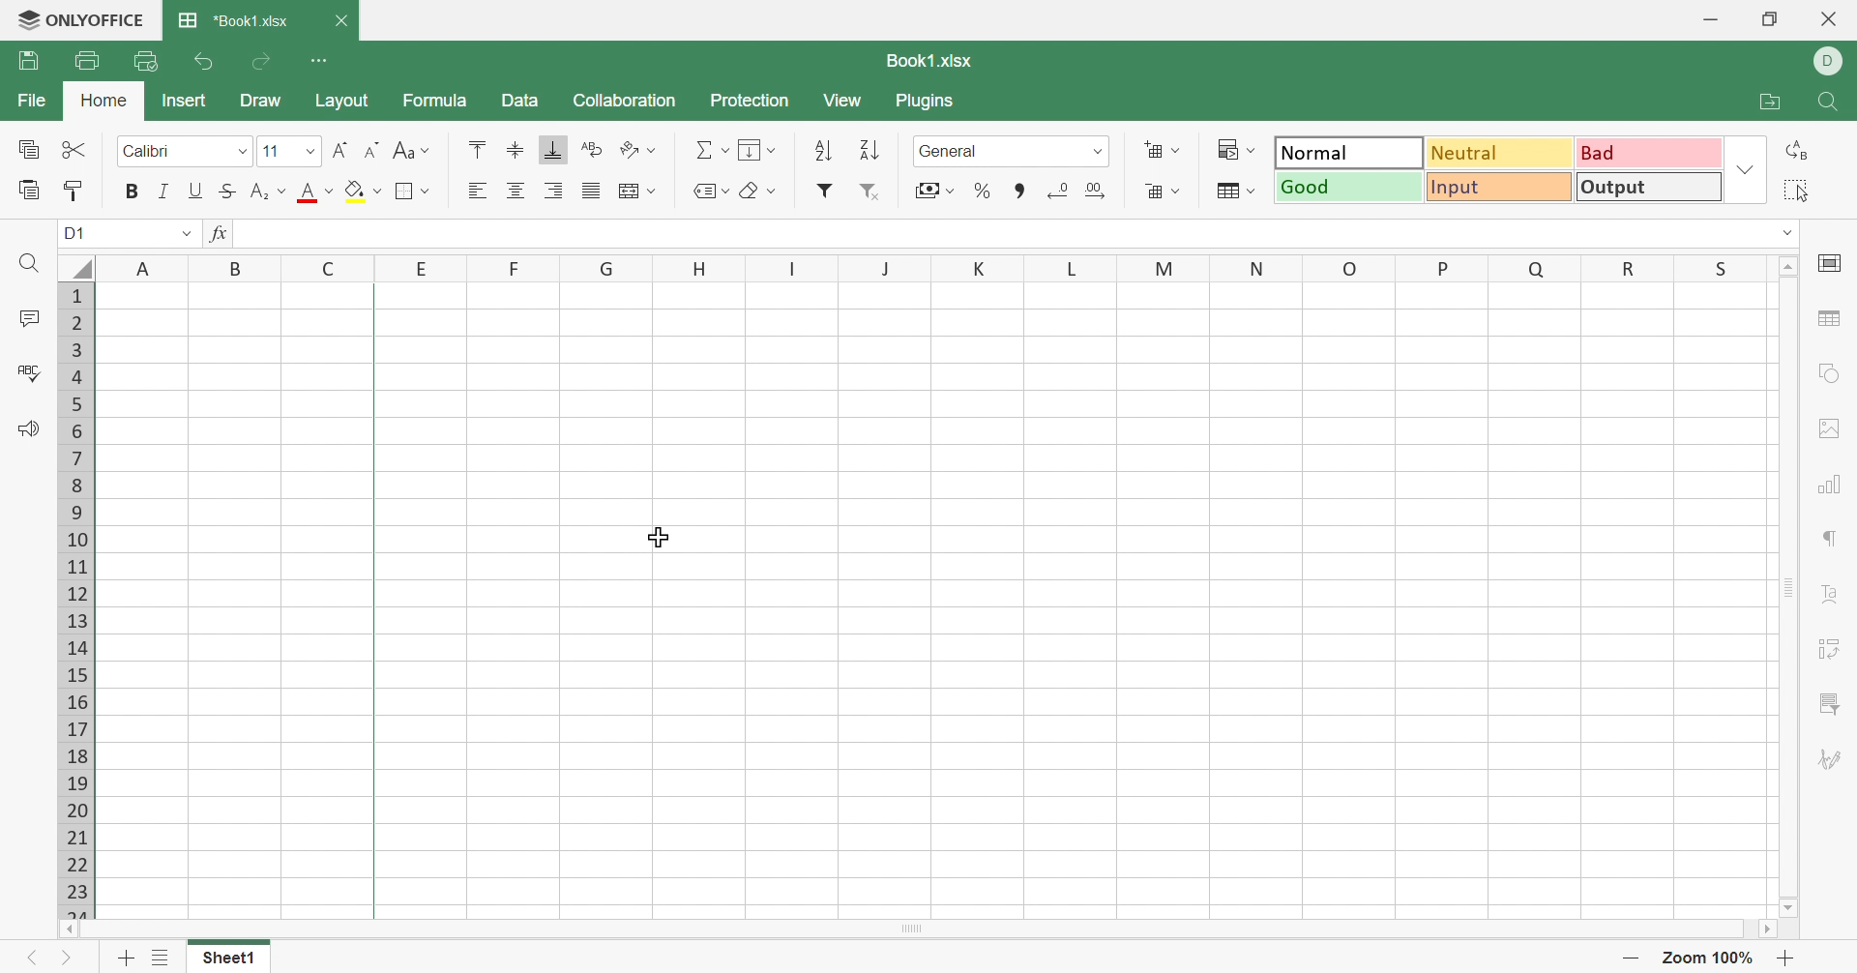 Image resolution: width=1857 pixels, height=973 pixels. Describe the element at coordinates (27, 265) in the screenshot. I see `Find` at that location.